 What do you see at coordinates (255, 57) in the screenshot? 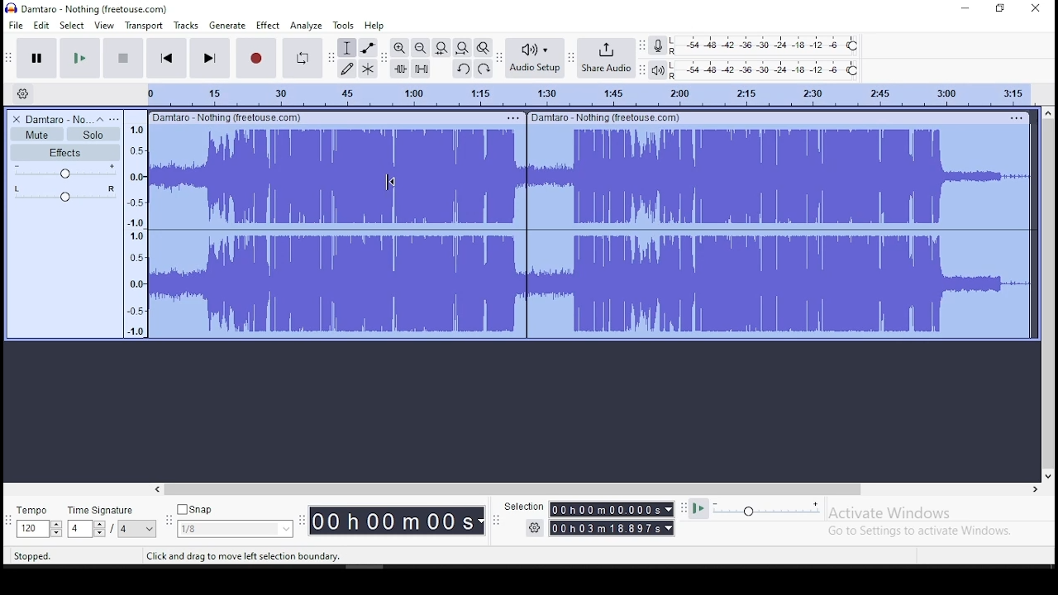
I see `record` at bounding box center [255, 57].